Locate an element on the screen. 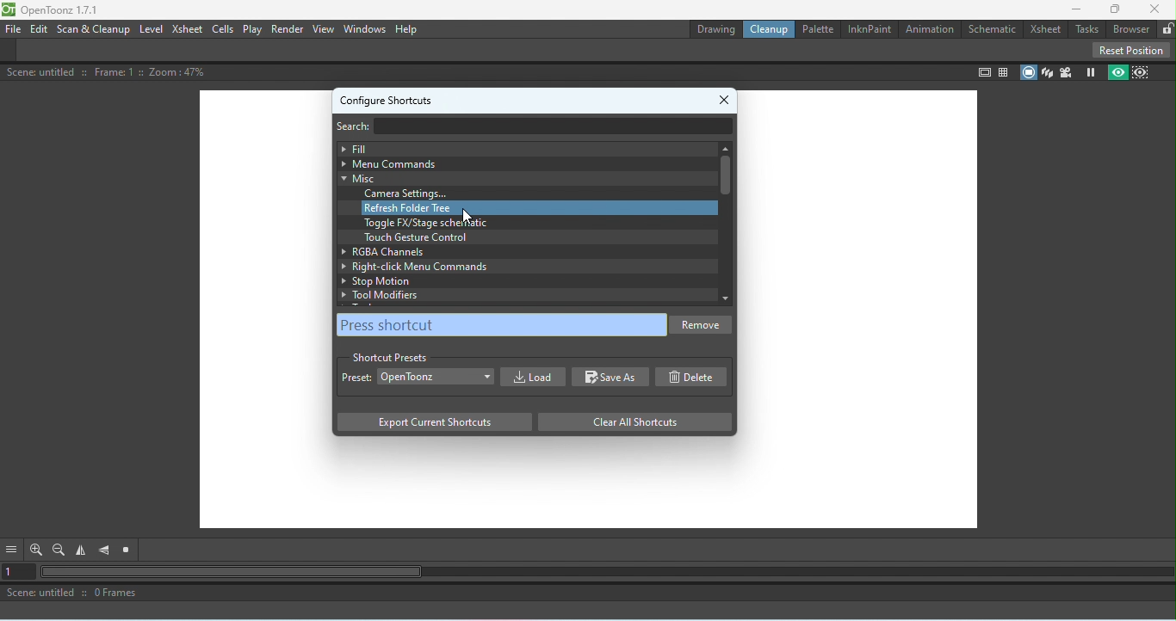 The height and width of the screenshot is (621, 1176). Xsheet is located at coordinates (188, 29).